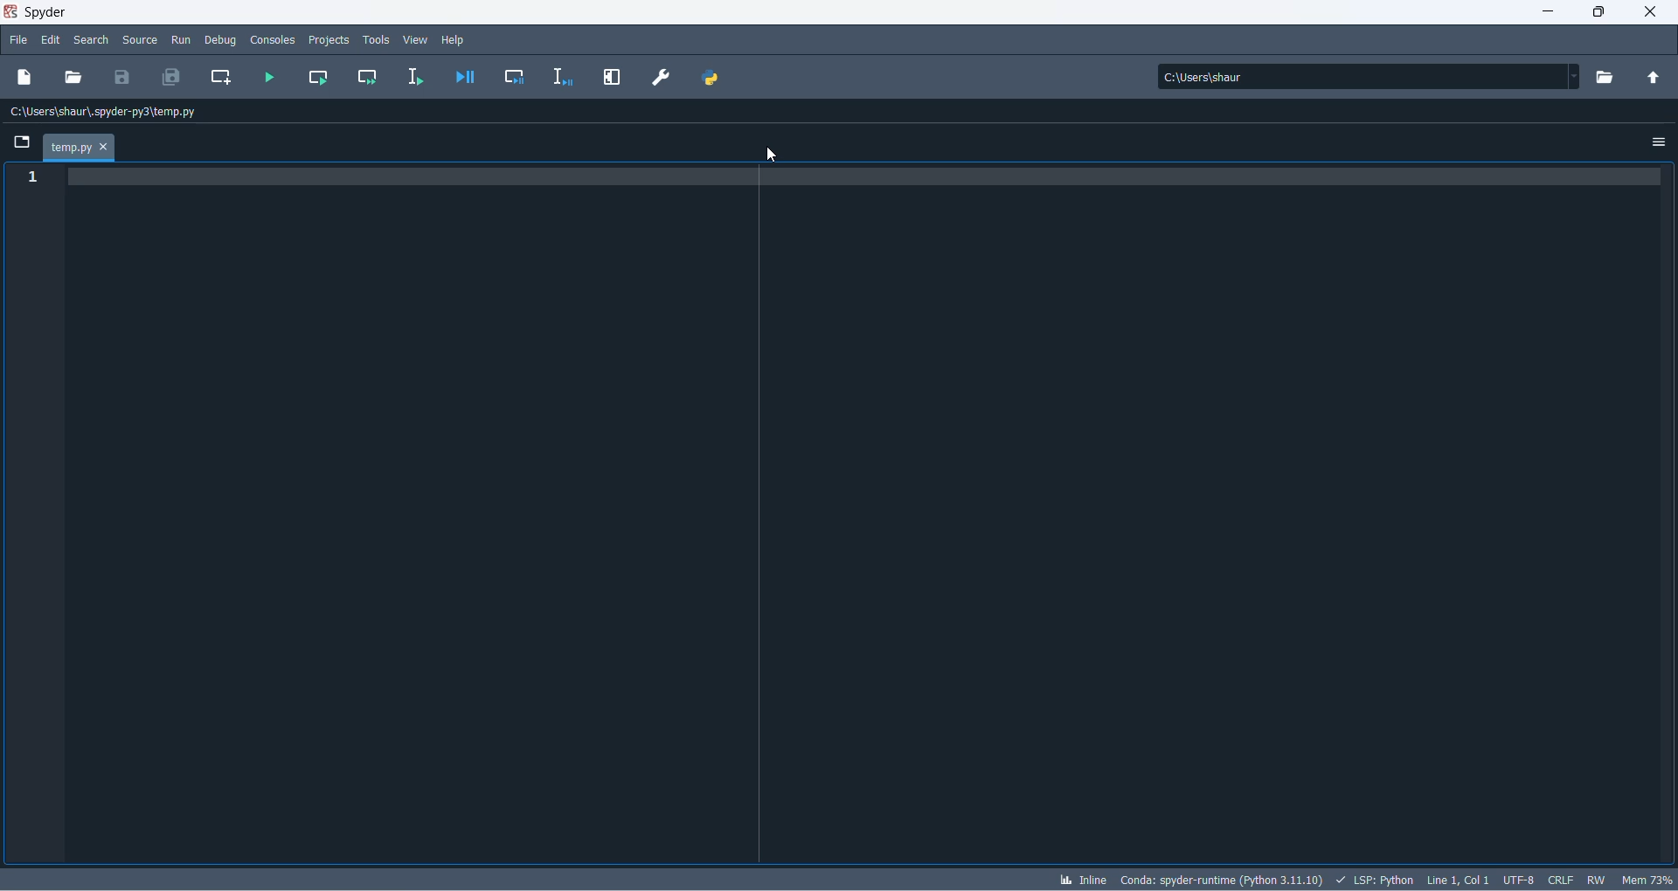 The image size is (1678, 891). I want to click on script, so click(1375, 879).